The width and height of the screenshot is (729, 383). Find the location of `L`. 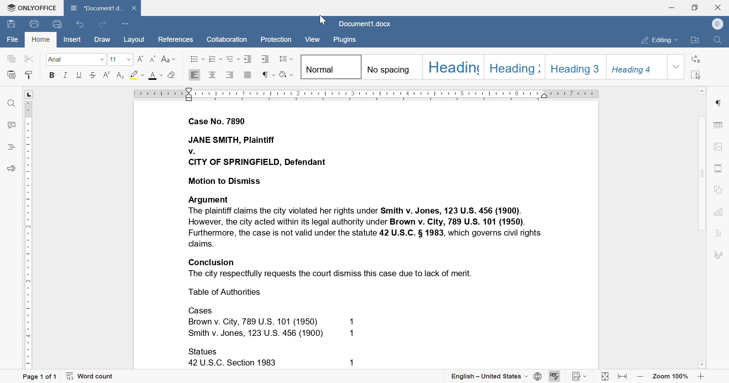

L is located at coordinates (30, 94).